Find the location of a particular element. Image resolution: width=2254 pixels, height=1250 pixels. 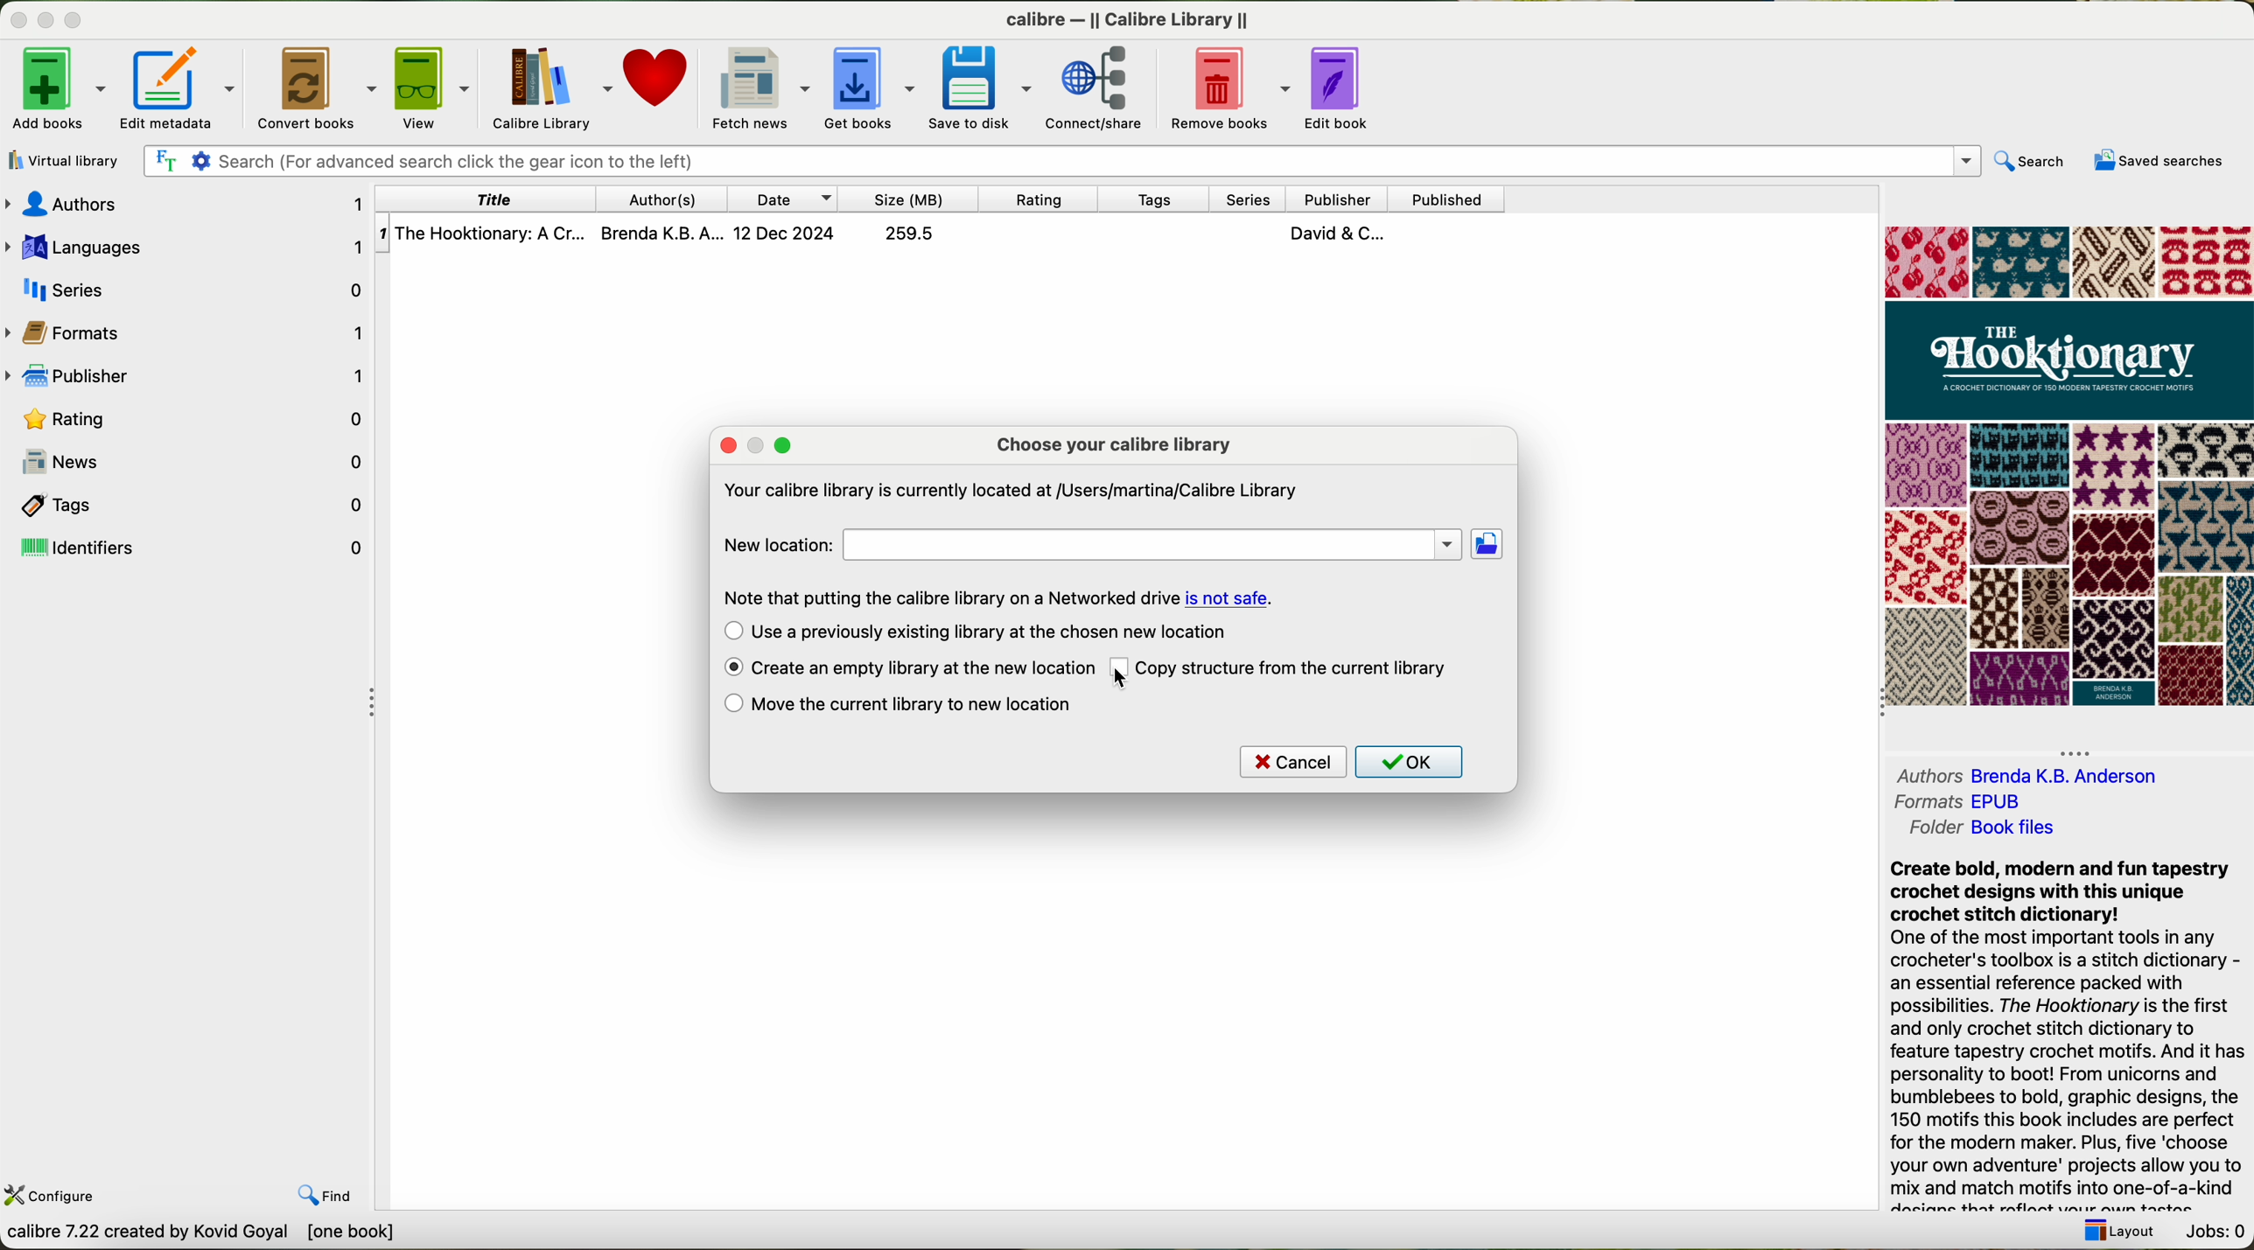

rating is located at coordinates (1041, 199).